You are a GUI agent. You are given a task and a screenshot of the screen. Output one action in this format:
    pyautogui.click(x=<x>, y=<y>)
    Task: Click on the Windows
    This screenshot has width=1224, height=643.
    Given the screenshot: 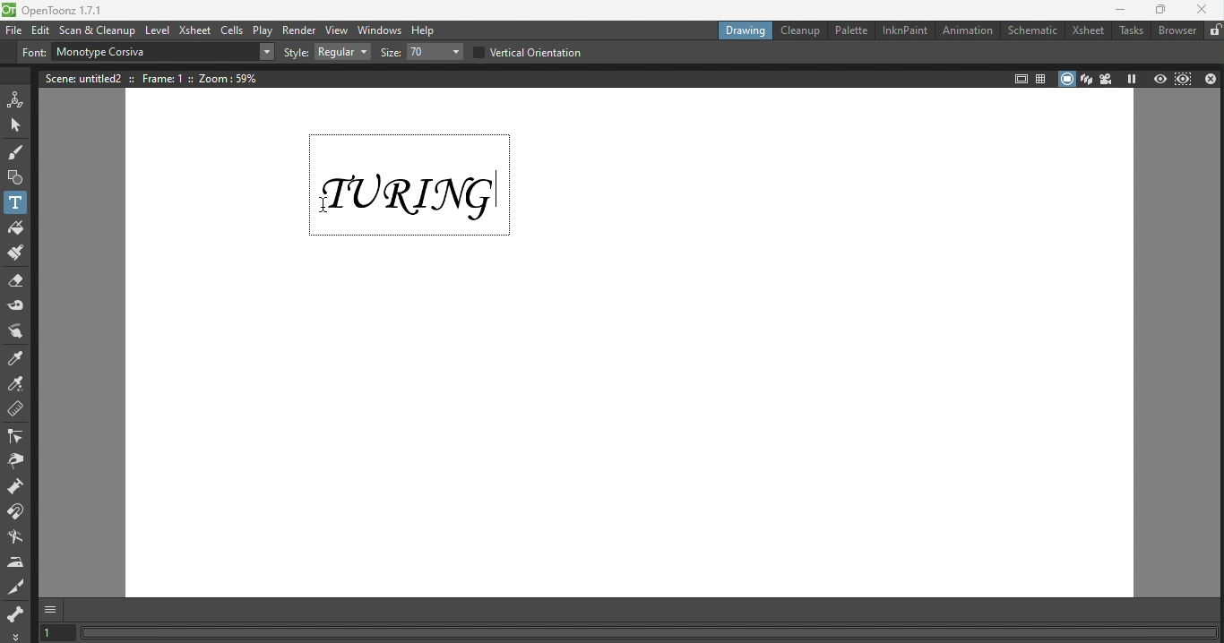 What is the action you would take?
    pyautogui.click(x=382, y=28)
    